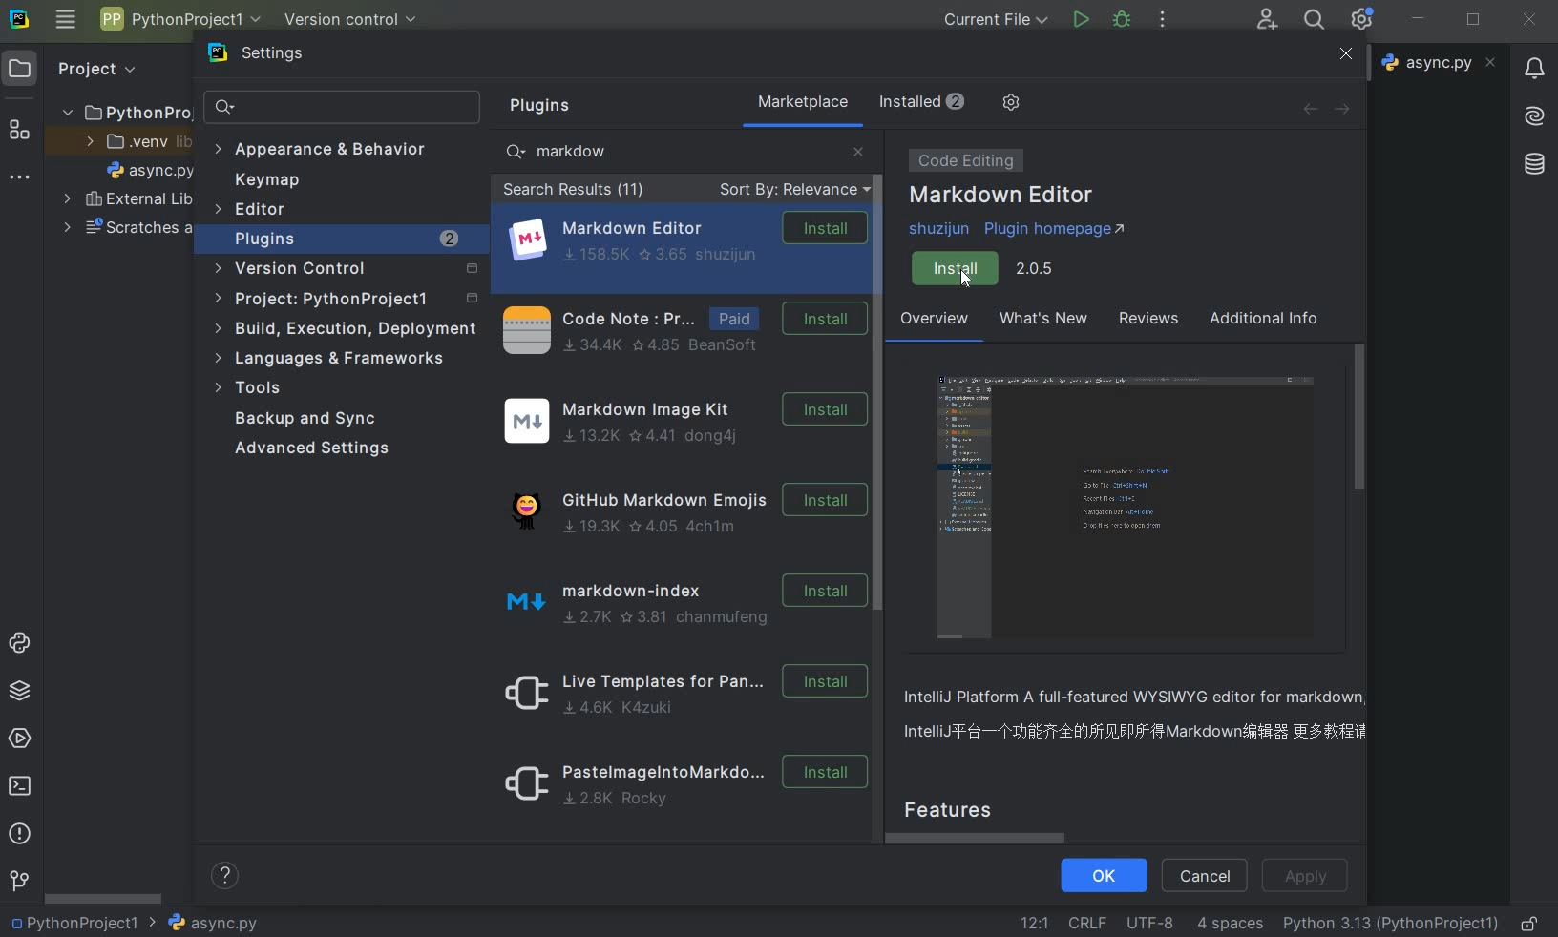 This screenshot has width=1558, height=937. I want to click on scrollbar, so click(1361, 416).